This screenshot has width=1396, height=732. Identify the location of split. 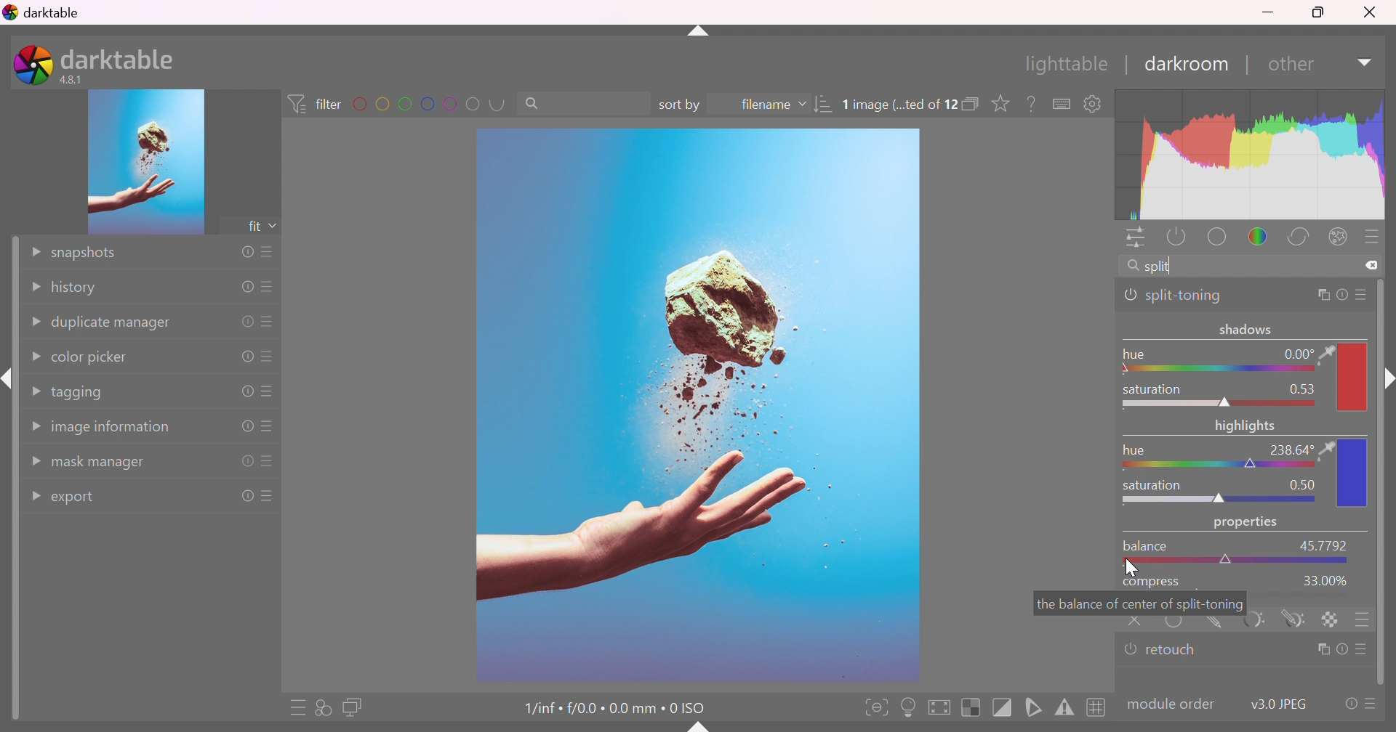
(1159, 268).